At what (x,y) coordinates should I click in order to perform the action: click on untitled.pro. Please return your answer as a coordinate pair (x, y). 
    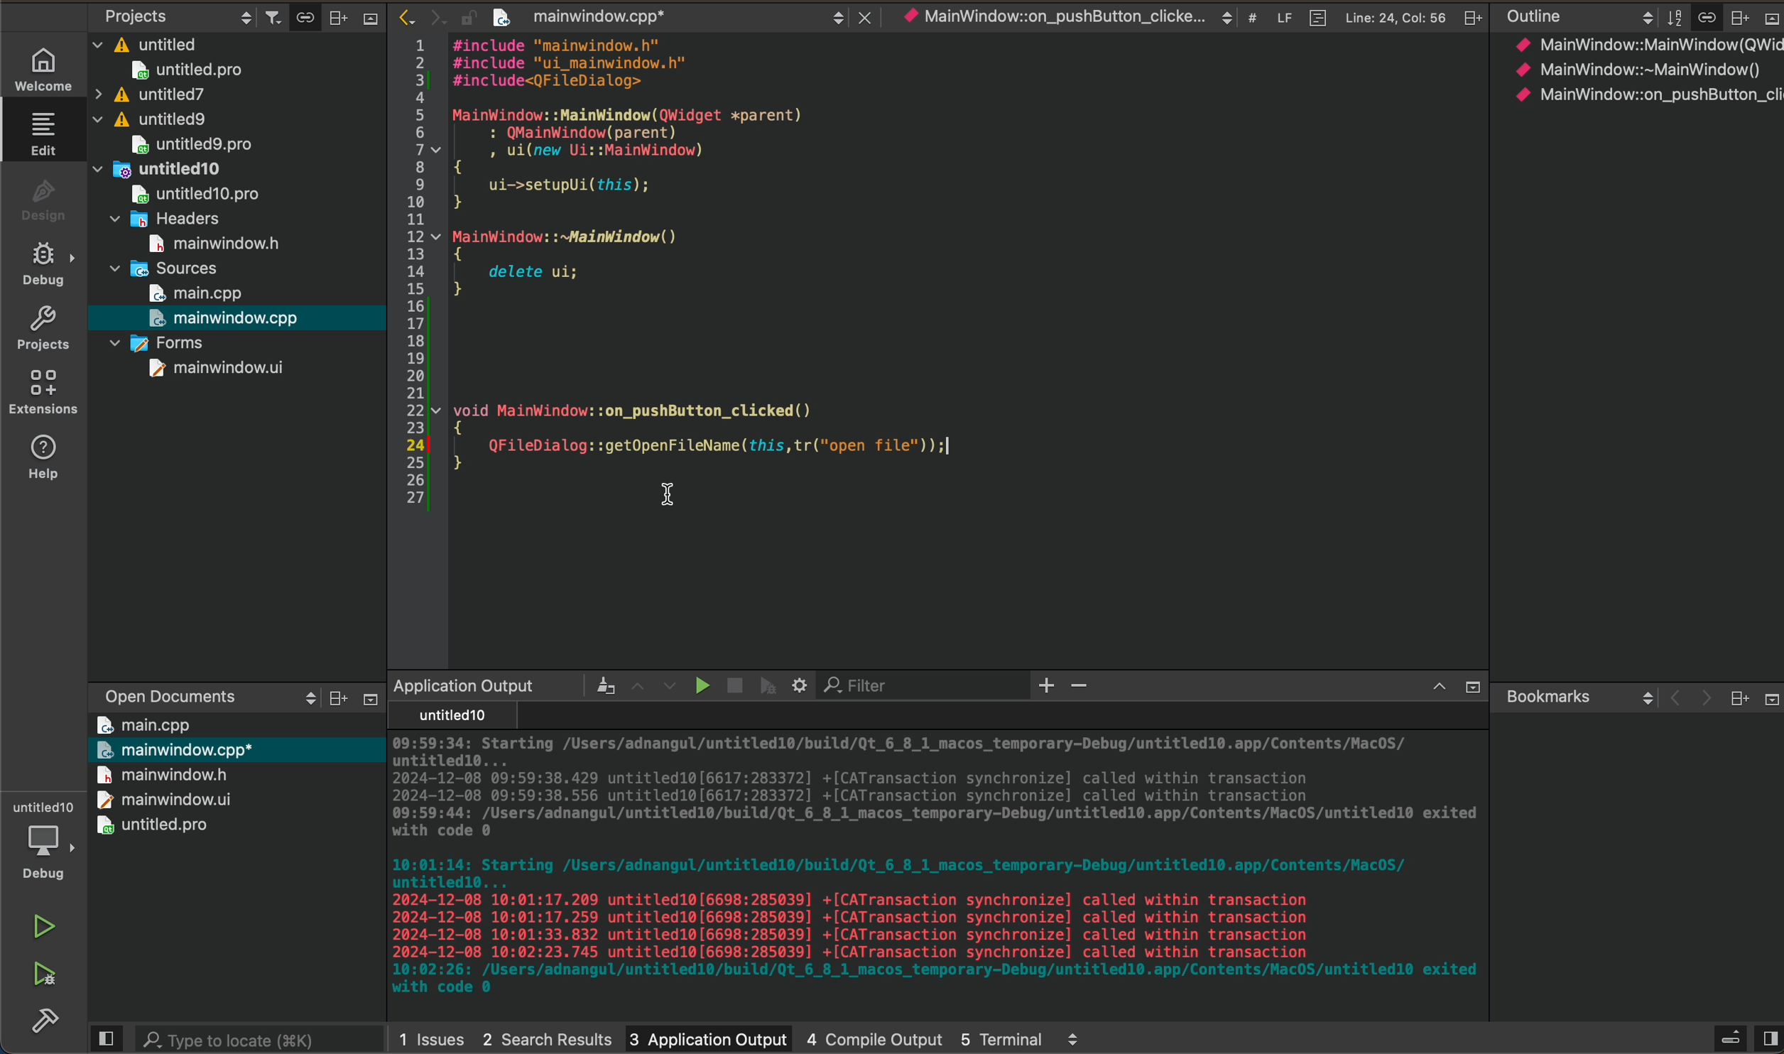
    Looking at the image, I should click on (154, 826).